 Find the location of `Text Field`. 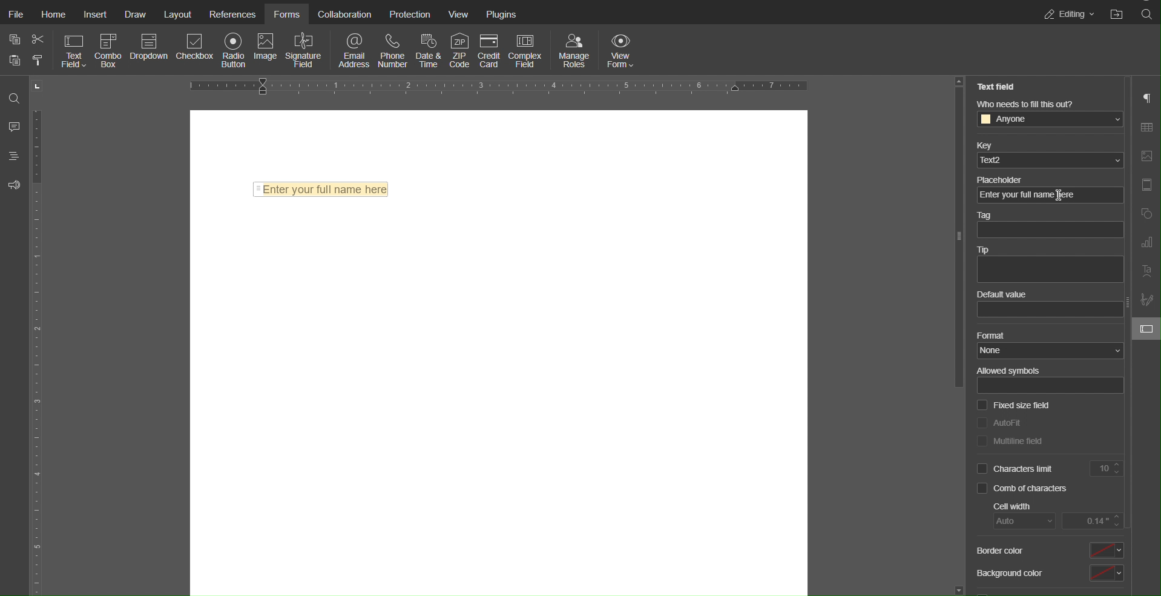

Text Field is located at coordinates (74, 50).